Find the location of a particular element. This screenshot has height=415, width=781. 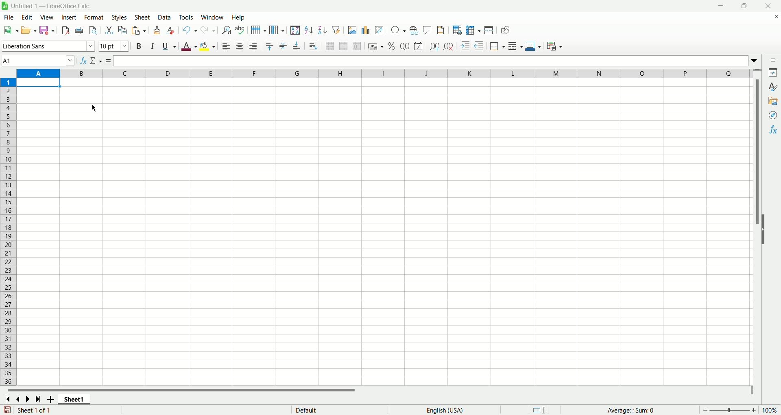

Untitled 1 - LibreOffice Calc is located at coordinates (55, 5).